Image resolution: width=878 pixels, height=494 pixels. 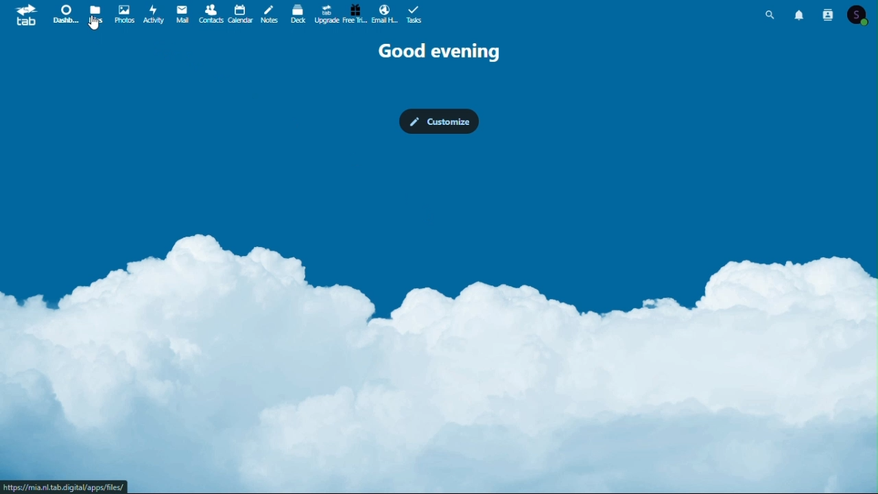 I want to click on tasks, so click(x=414, y=13).